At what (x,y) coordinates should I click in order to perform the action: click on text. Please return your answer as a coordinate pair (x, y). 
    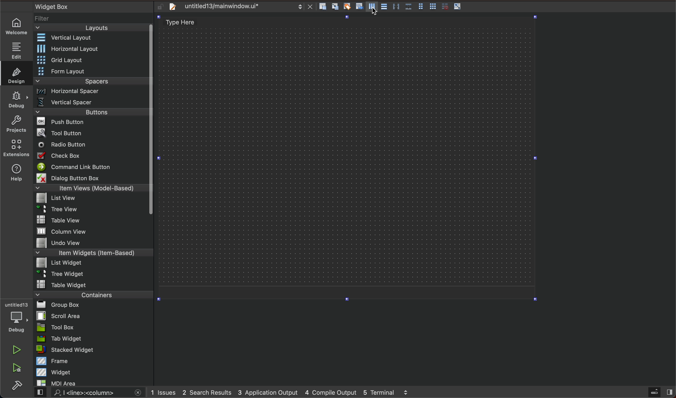
    Looking at the image, I should click on (52, 5).